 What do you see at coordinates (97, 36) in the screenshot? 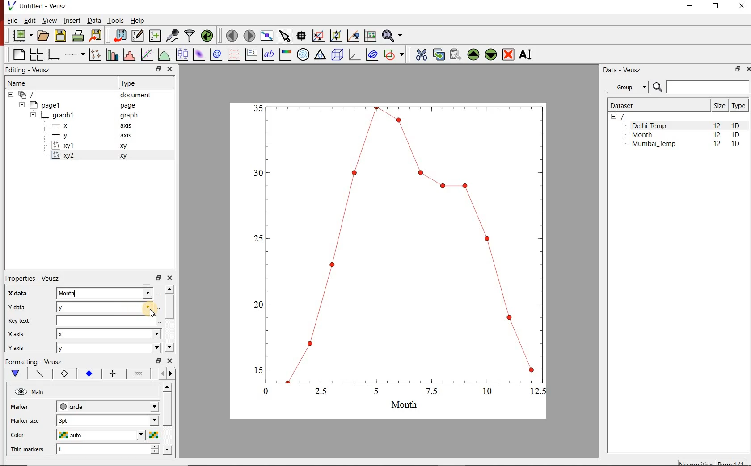
I see `export to graphics format` at bounding box center [97, 36].